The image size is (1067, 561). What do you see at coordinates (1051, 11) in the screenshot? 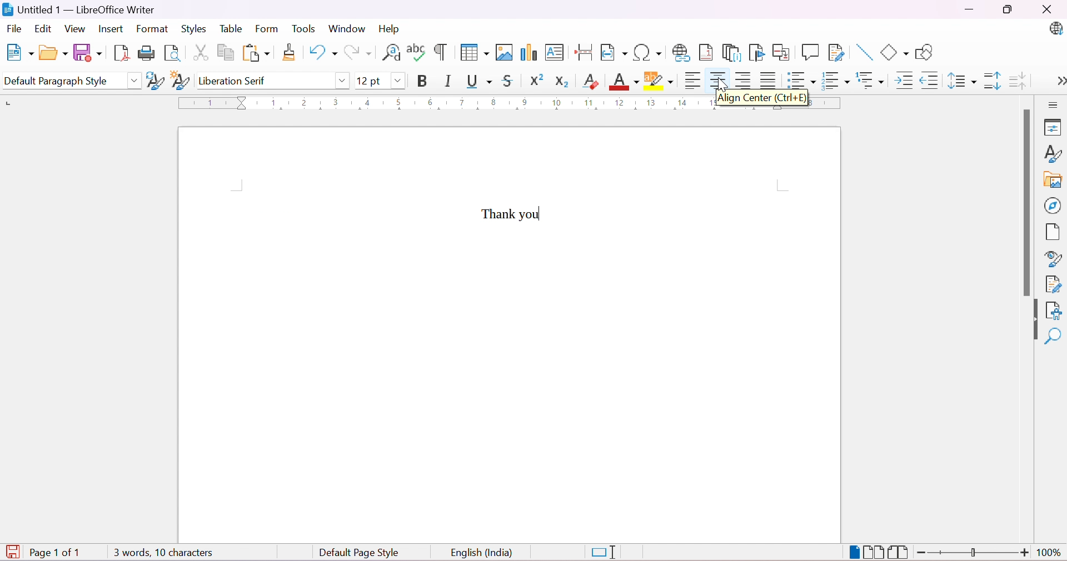
I see `Close` at bounding box center [1051, 11].